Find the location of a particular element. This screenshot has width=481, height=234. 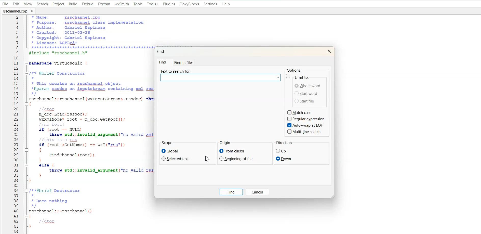

Multi-line Search is located at coordinates (305, 132).